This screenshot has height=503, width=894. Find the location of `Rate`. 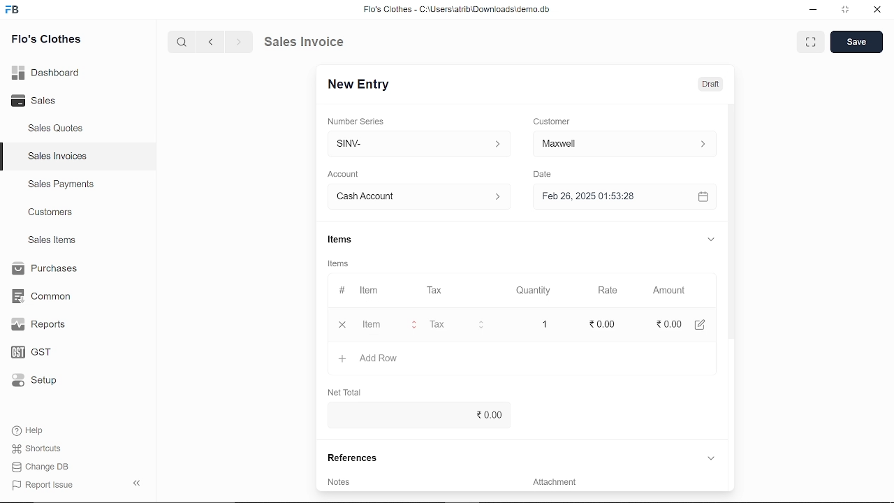

Rate is located at coordinates (603, 291).